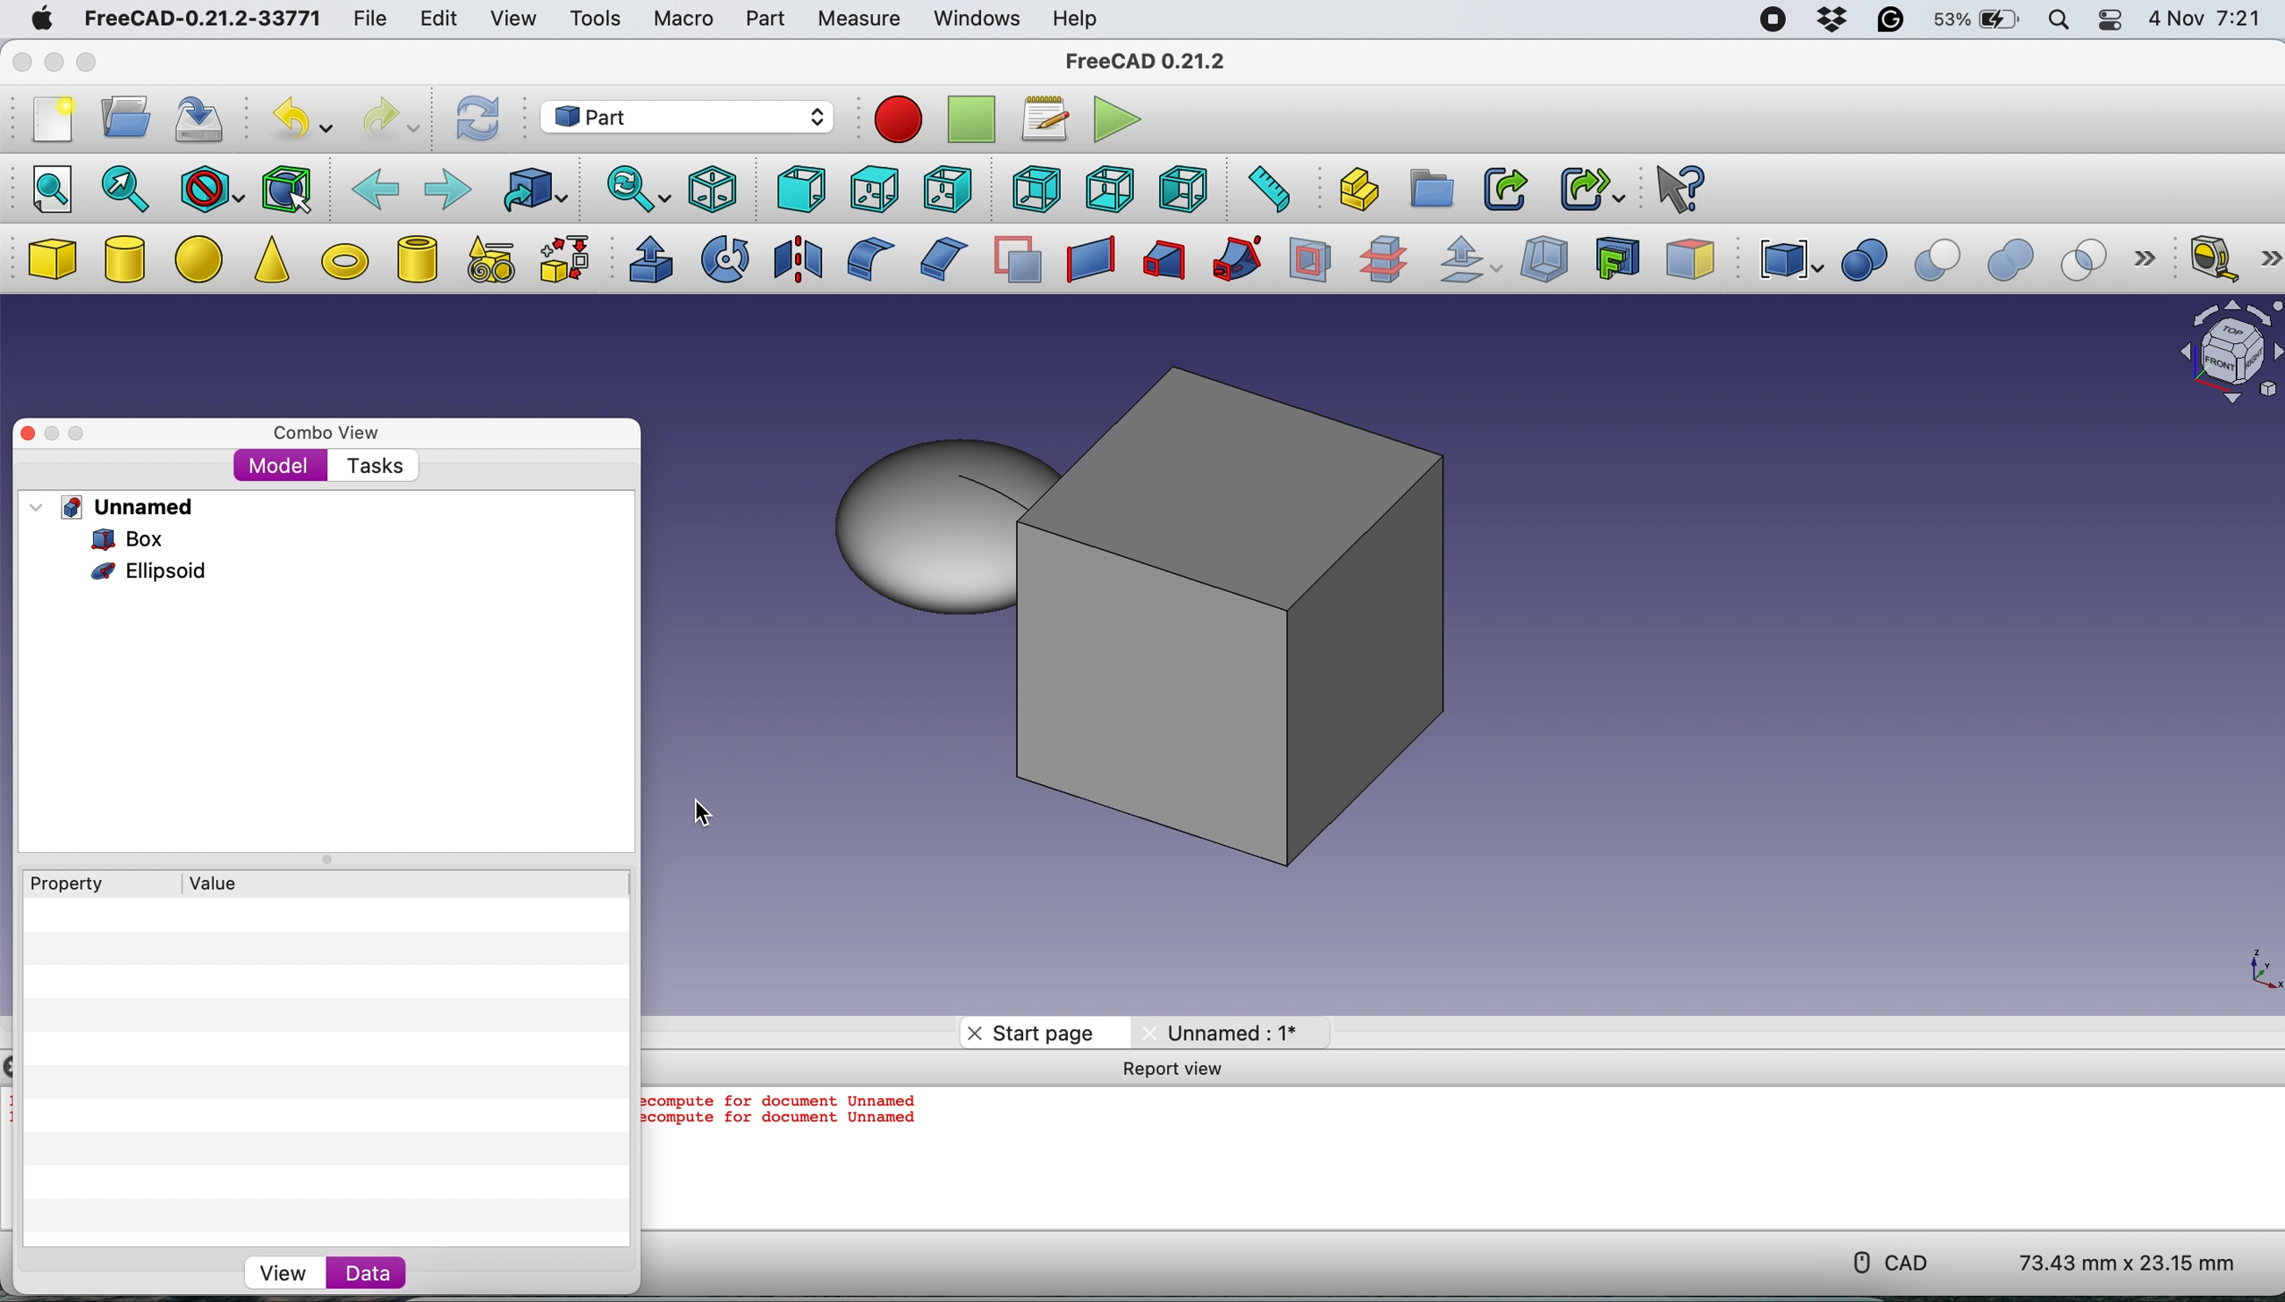  I want to click on grammarly, so click(1891, 22).